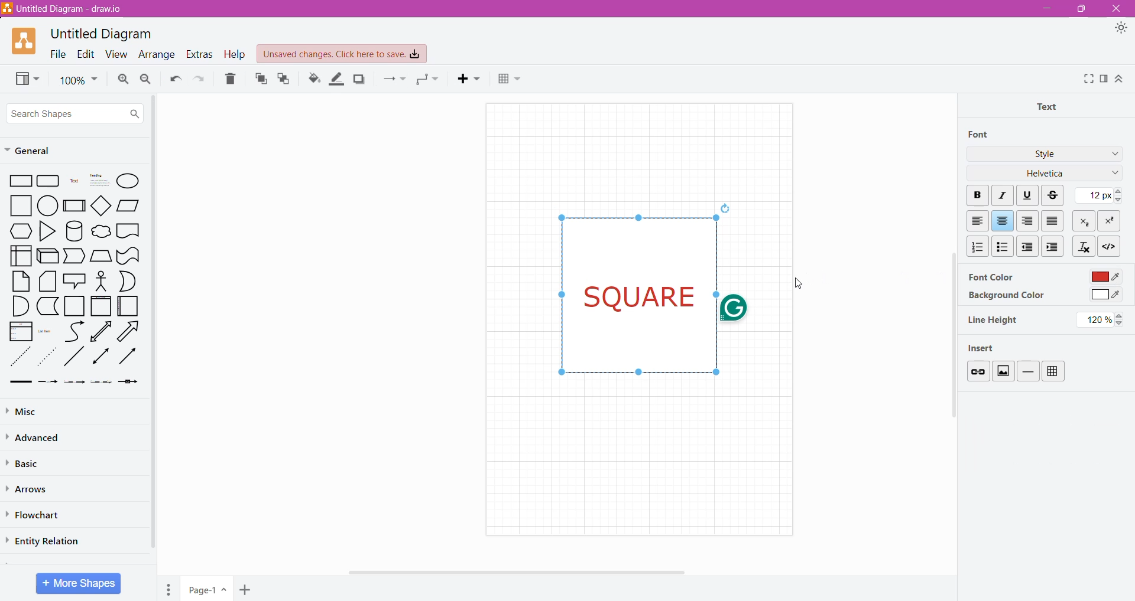  Describe the element at coordinates (146, 80) in the screenshot. I see `Zoom Out` at that location.